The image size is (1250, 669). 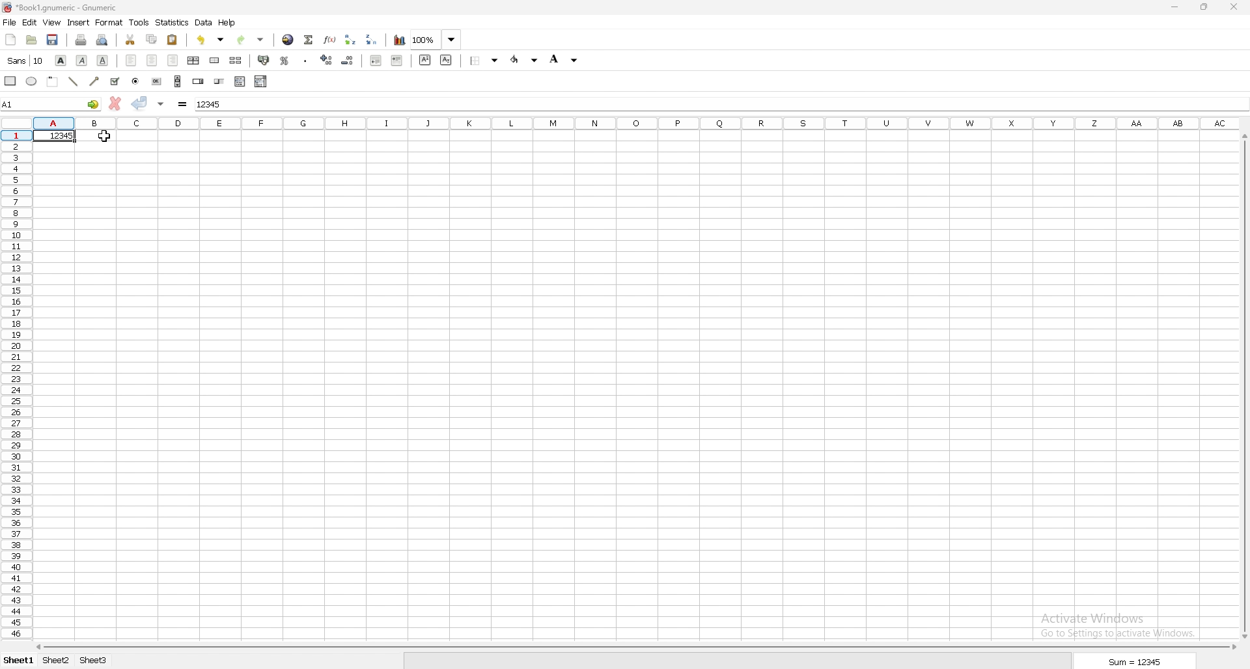 What do you see at coordinates (306, 61) in the screenshot?
I see `thousands separator` at bounding box center [306, 61].